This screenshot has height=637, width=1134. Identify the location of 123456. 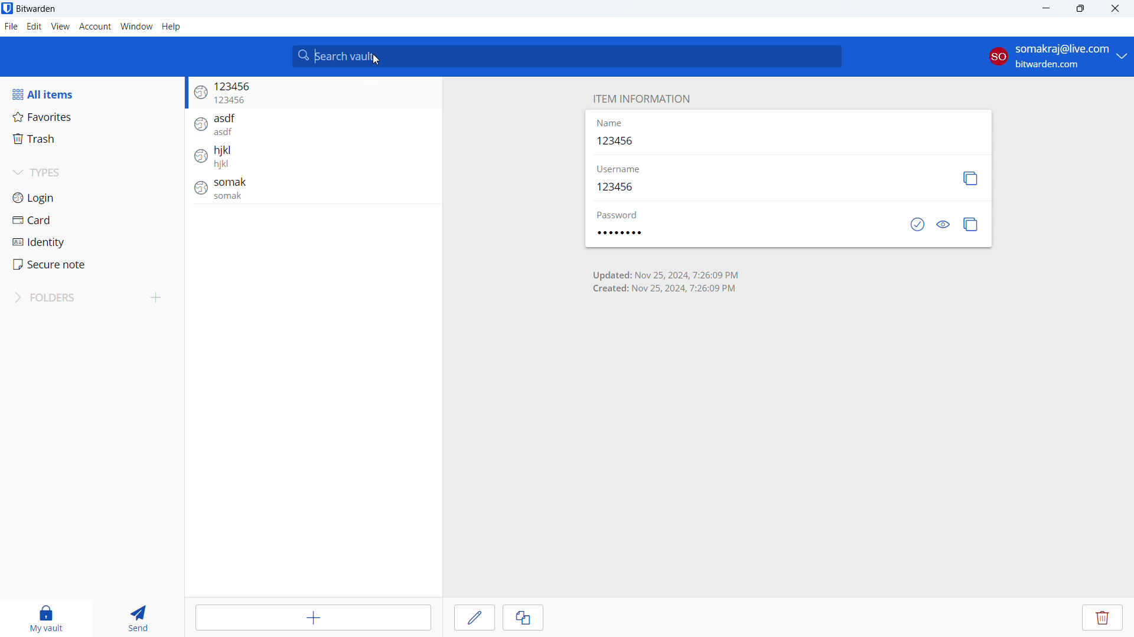
(620, 142).